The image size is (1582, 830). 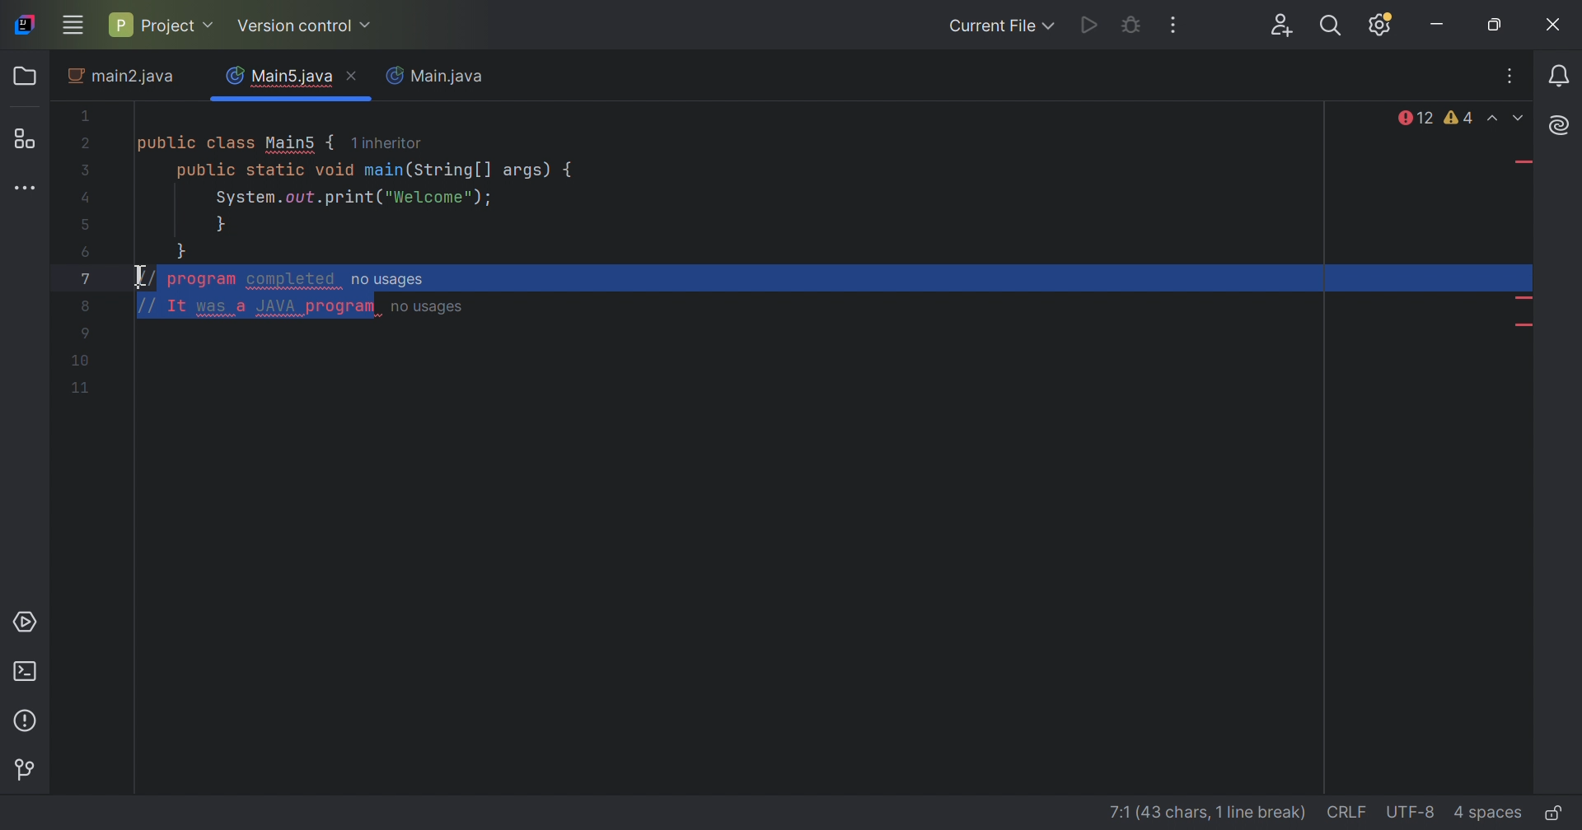 What do you see at coordinates (1558, 812) in the screenshot?
I see `Edit or read-only` at bounding box center [1558, 812].